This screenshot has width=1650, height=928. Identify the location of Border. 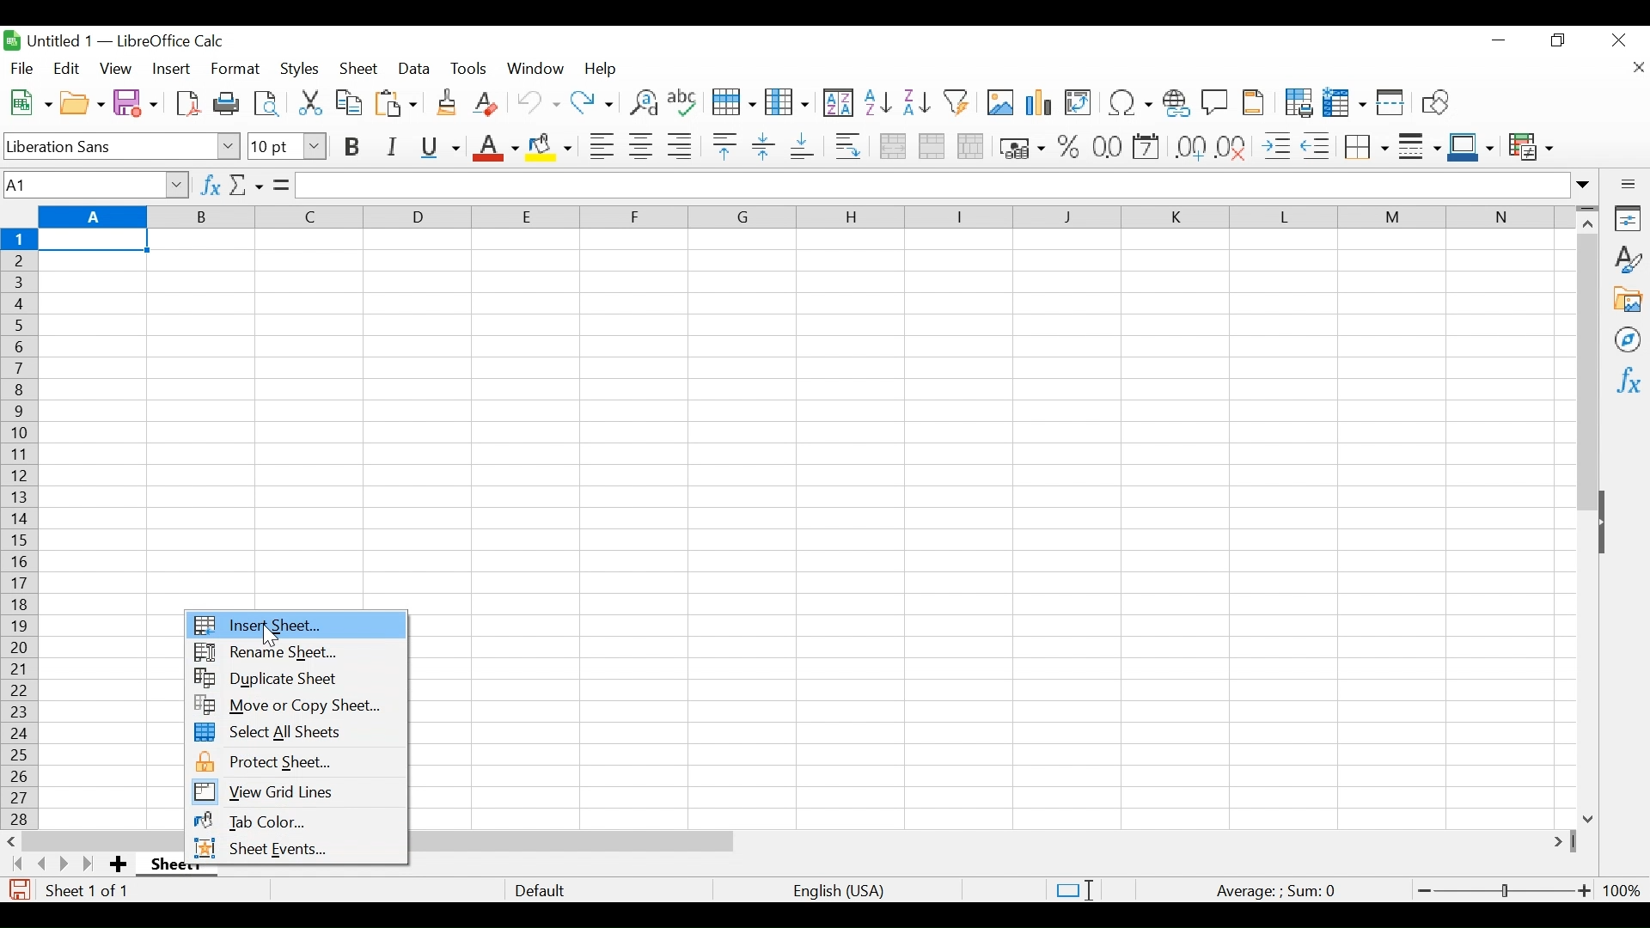
(1366, 146).